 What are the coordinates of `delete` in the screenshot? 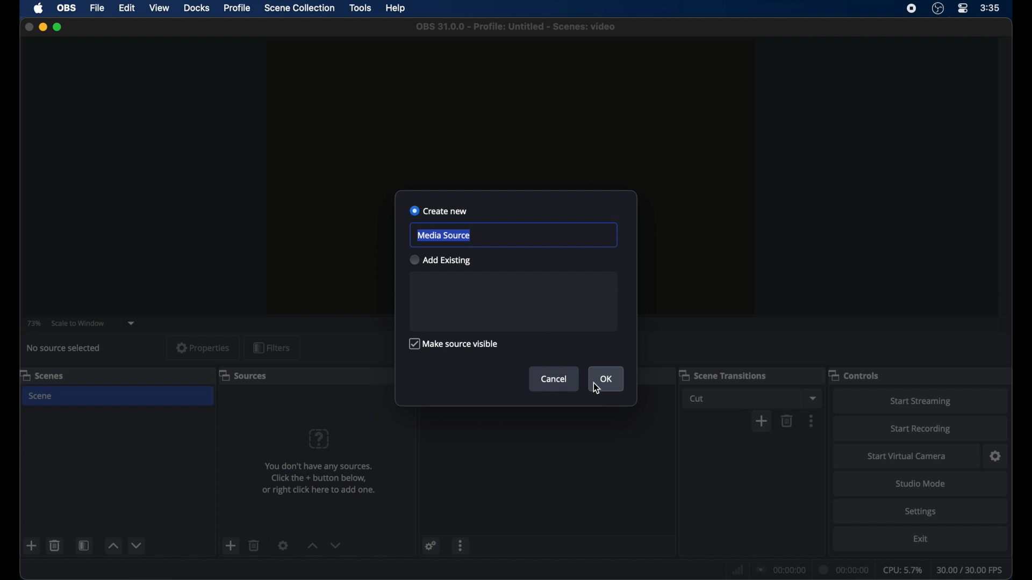 It's located at (55, 545).